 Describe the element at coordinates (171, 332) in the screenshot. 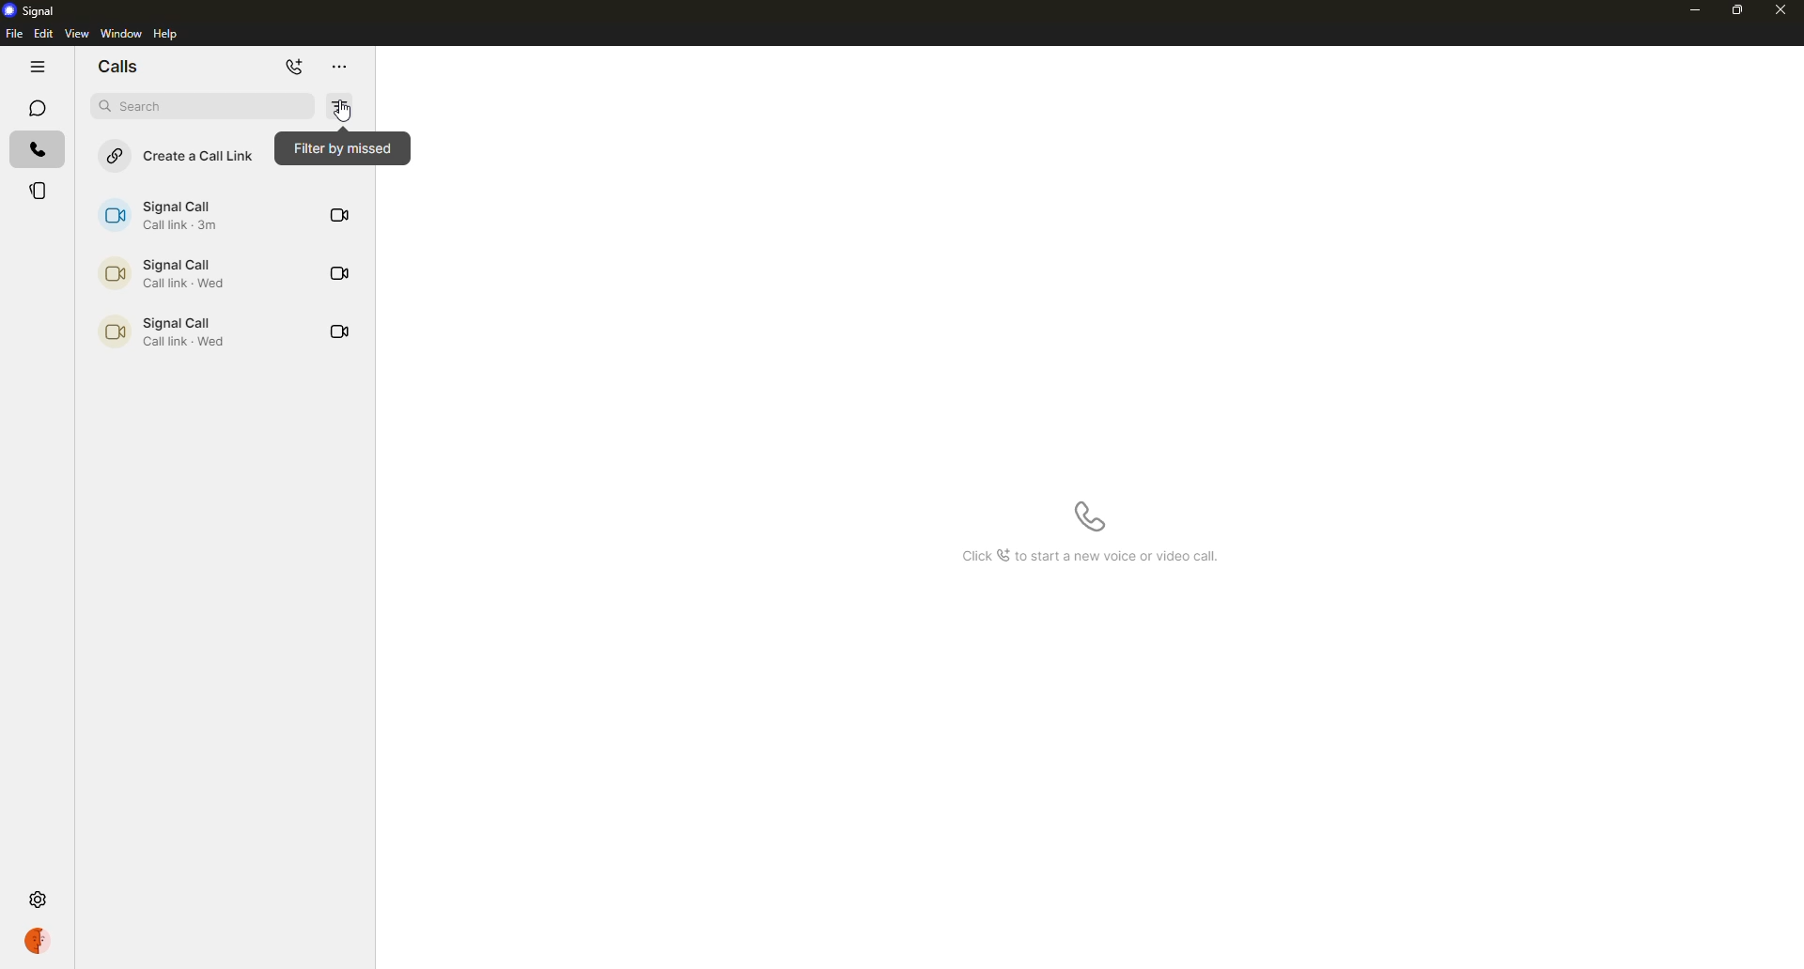

I see `call link` at that location.